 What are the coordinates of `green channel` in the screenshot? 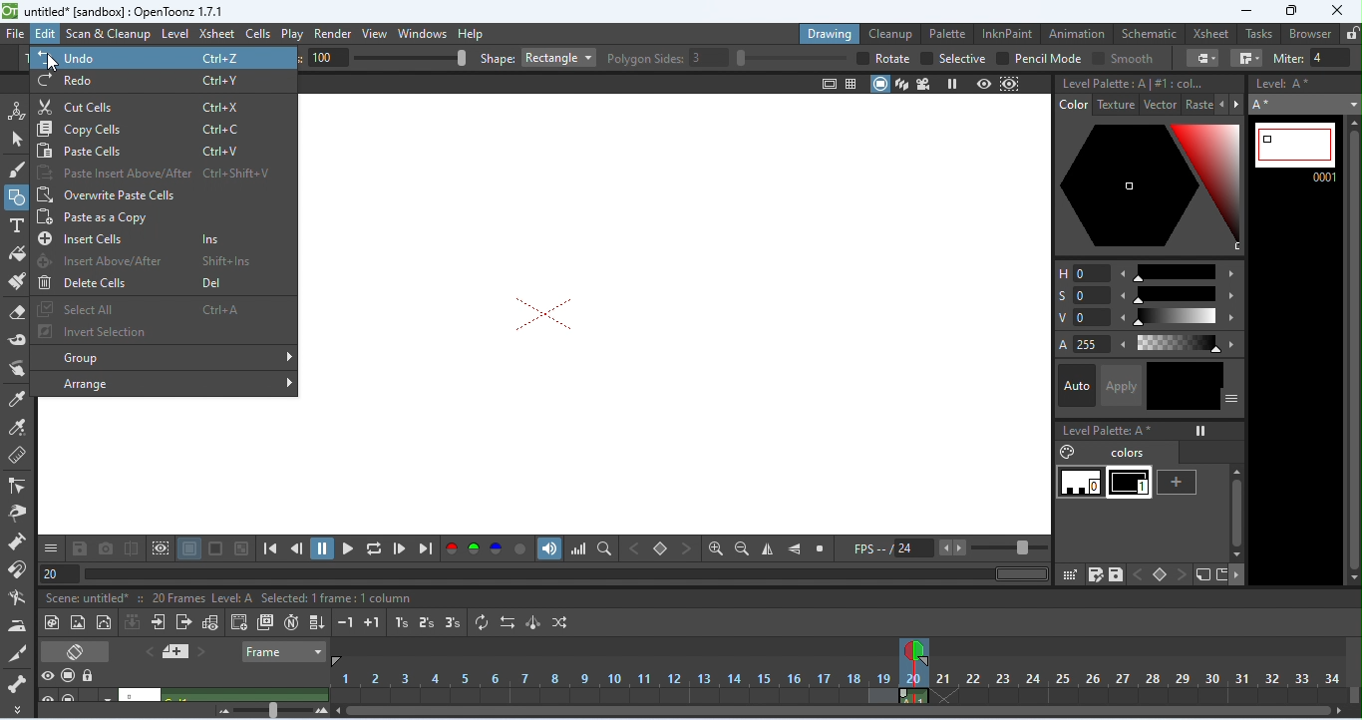 It's located at (472, 549).